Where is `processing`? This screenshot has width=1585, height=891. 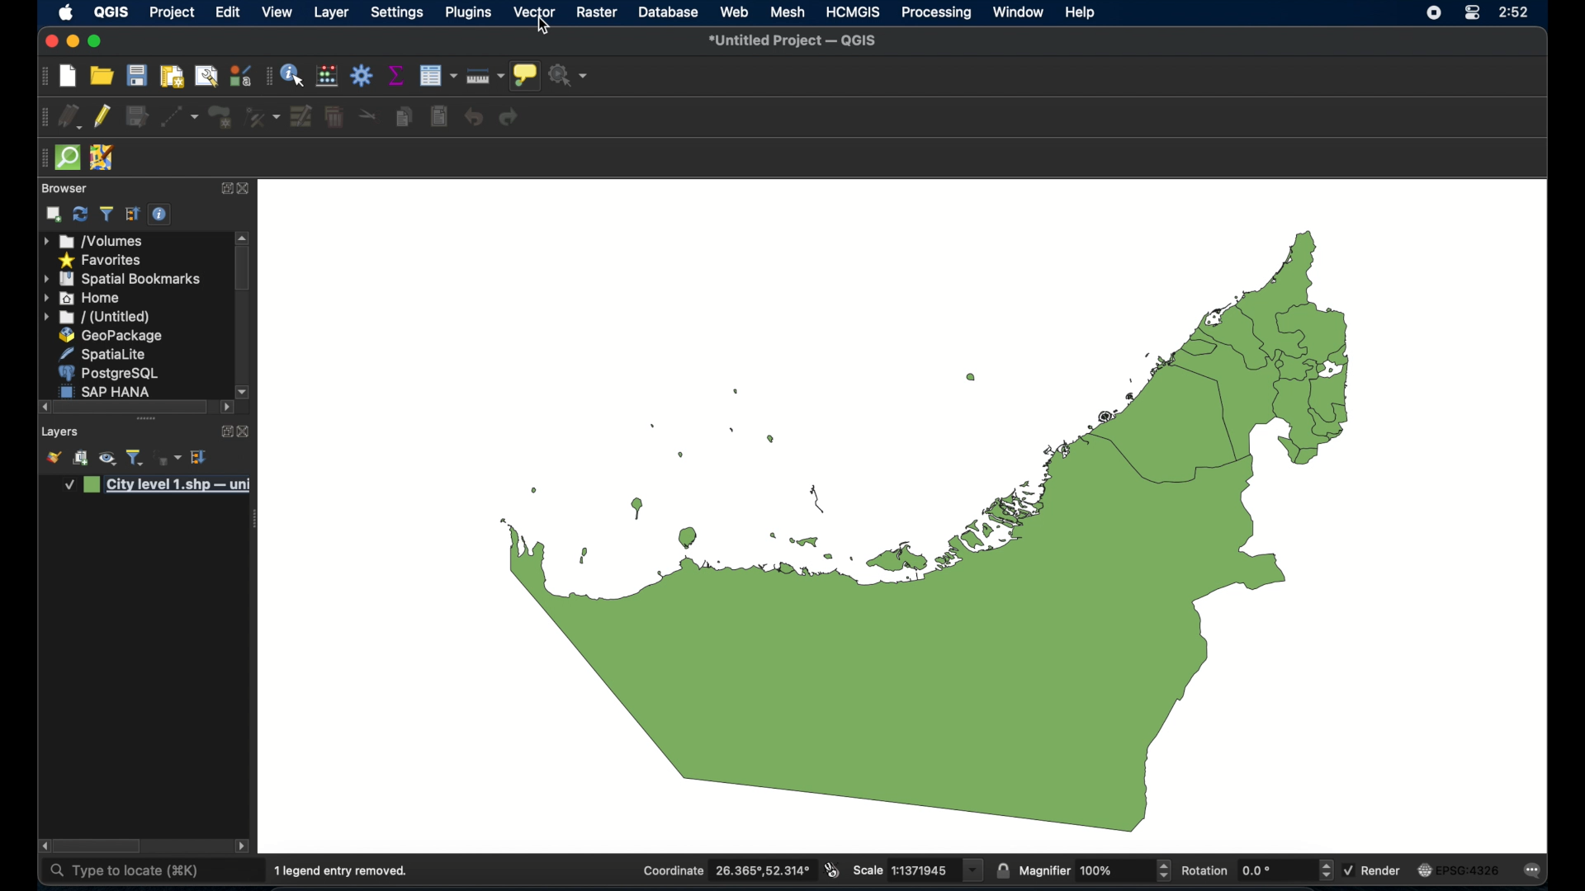
processing is located at coordinates (935, 13).